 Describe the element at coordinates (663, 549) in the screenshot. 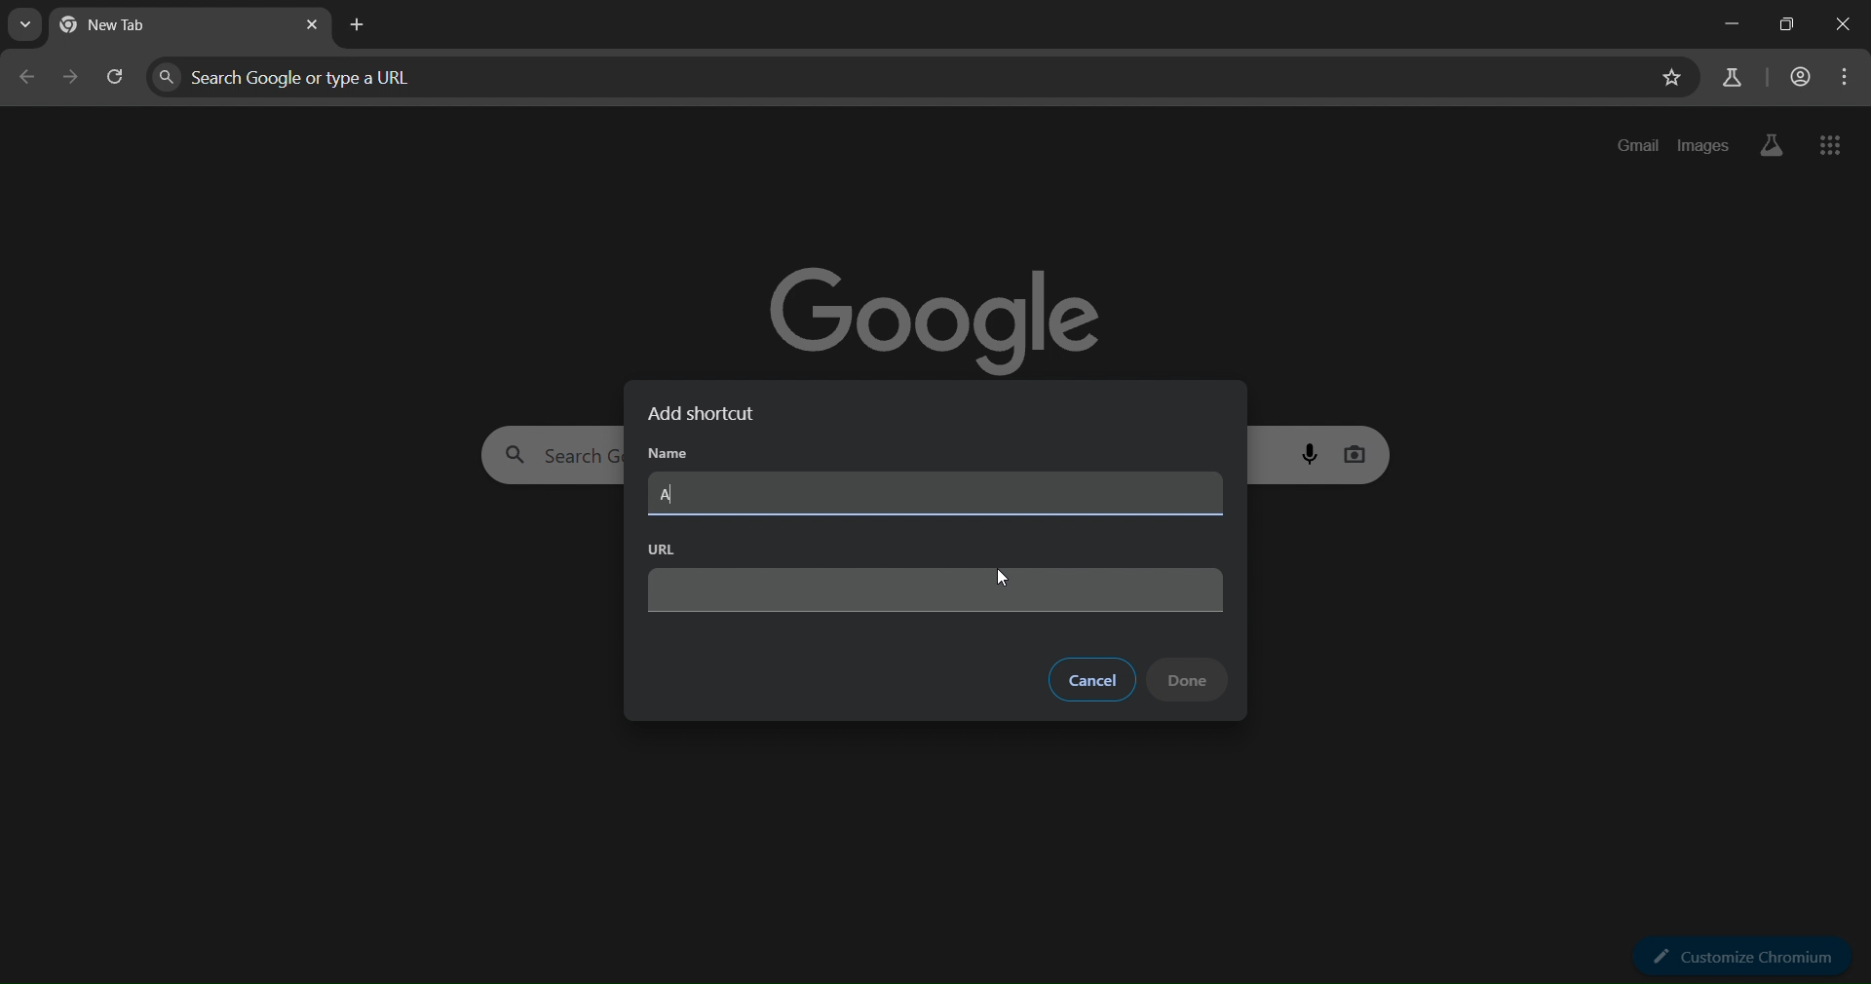

I see `URL` at that location.